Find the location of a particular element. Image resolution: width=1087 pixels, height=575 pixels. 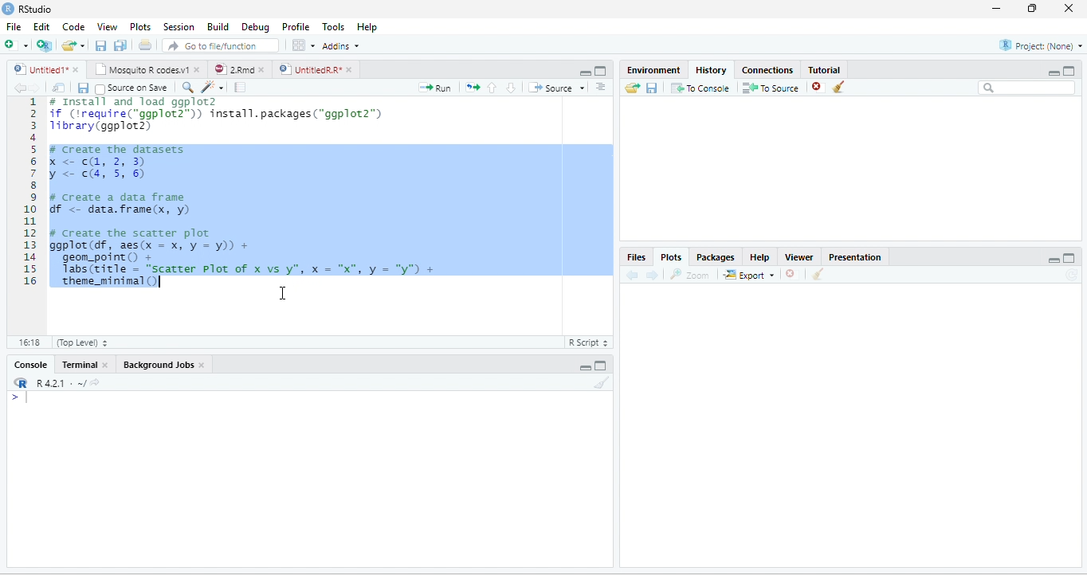

Tools is located at coordinates (334, 26).